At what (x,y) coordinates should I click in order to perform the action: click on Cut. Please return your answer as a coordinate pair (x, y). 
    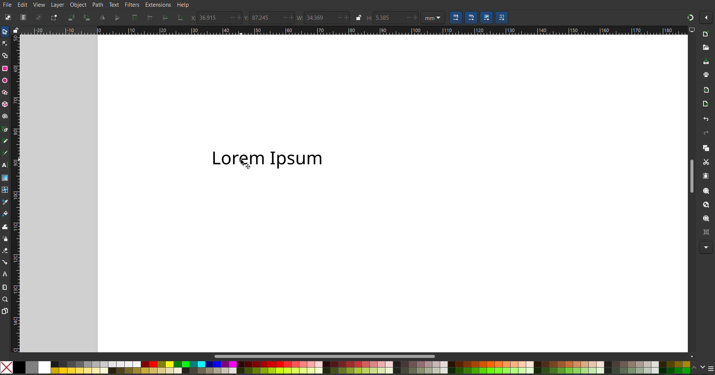
    Looking at the image, I should click on (706, 162).